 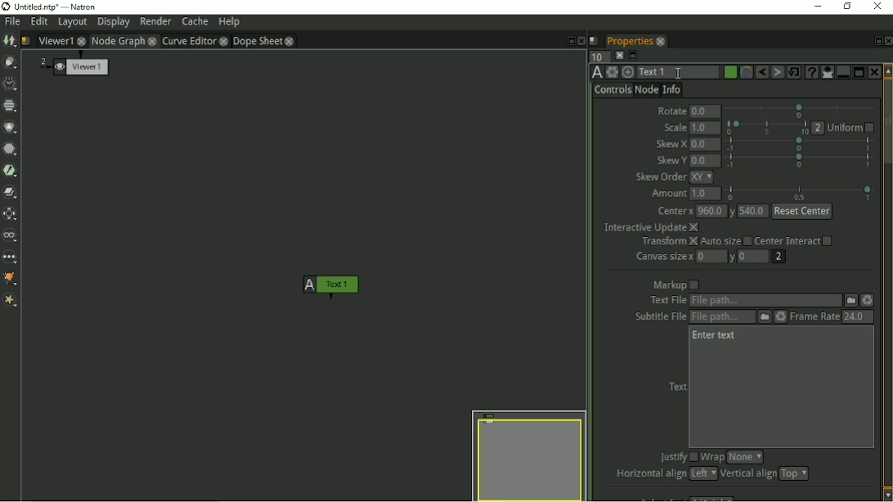 What do you see at coordinates (870, 301) in the screenshot?
I see `Reload the file` at bounding box center [870, 301].